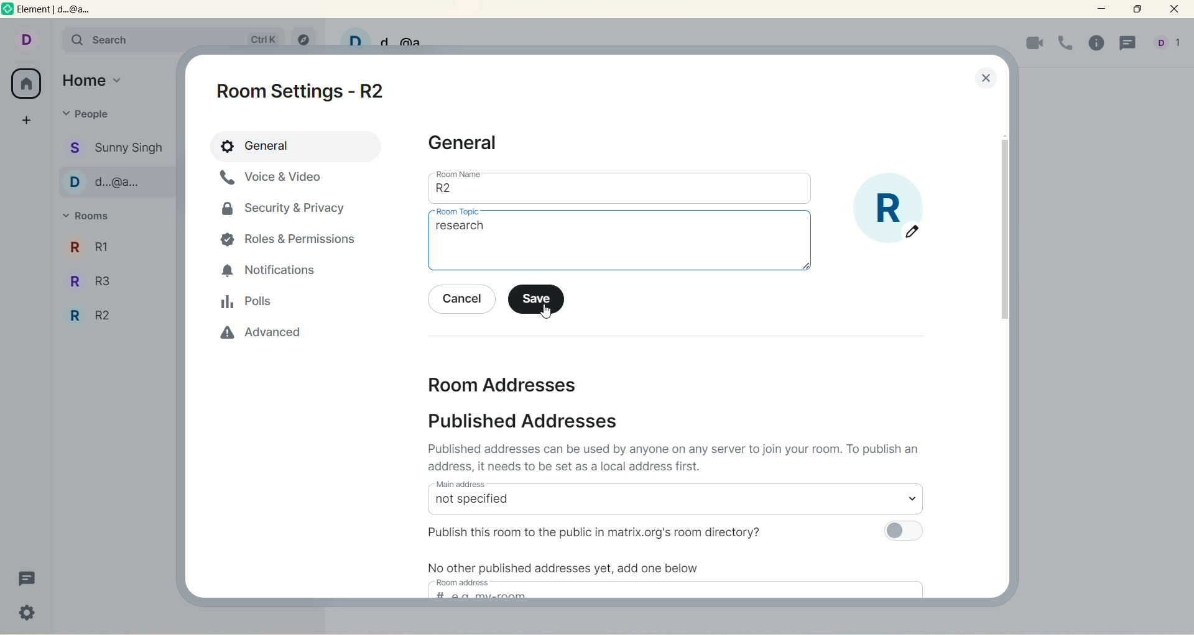  Describe the element at coordinates (91, 217) in the screenshot. I see `rooms` at that location.